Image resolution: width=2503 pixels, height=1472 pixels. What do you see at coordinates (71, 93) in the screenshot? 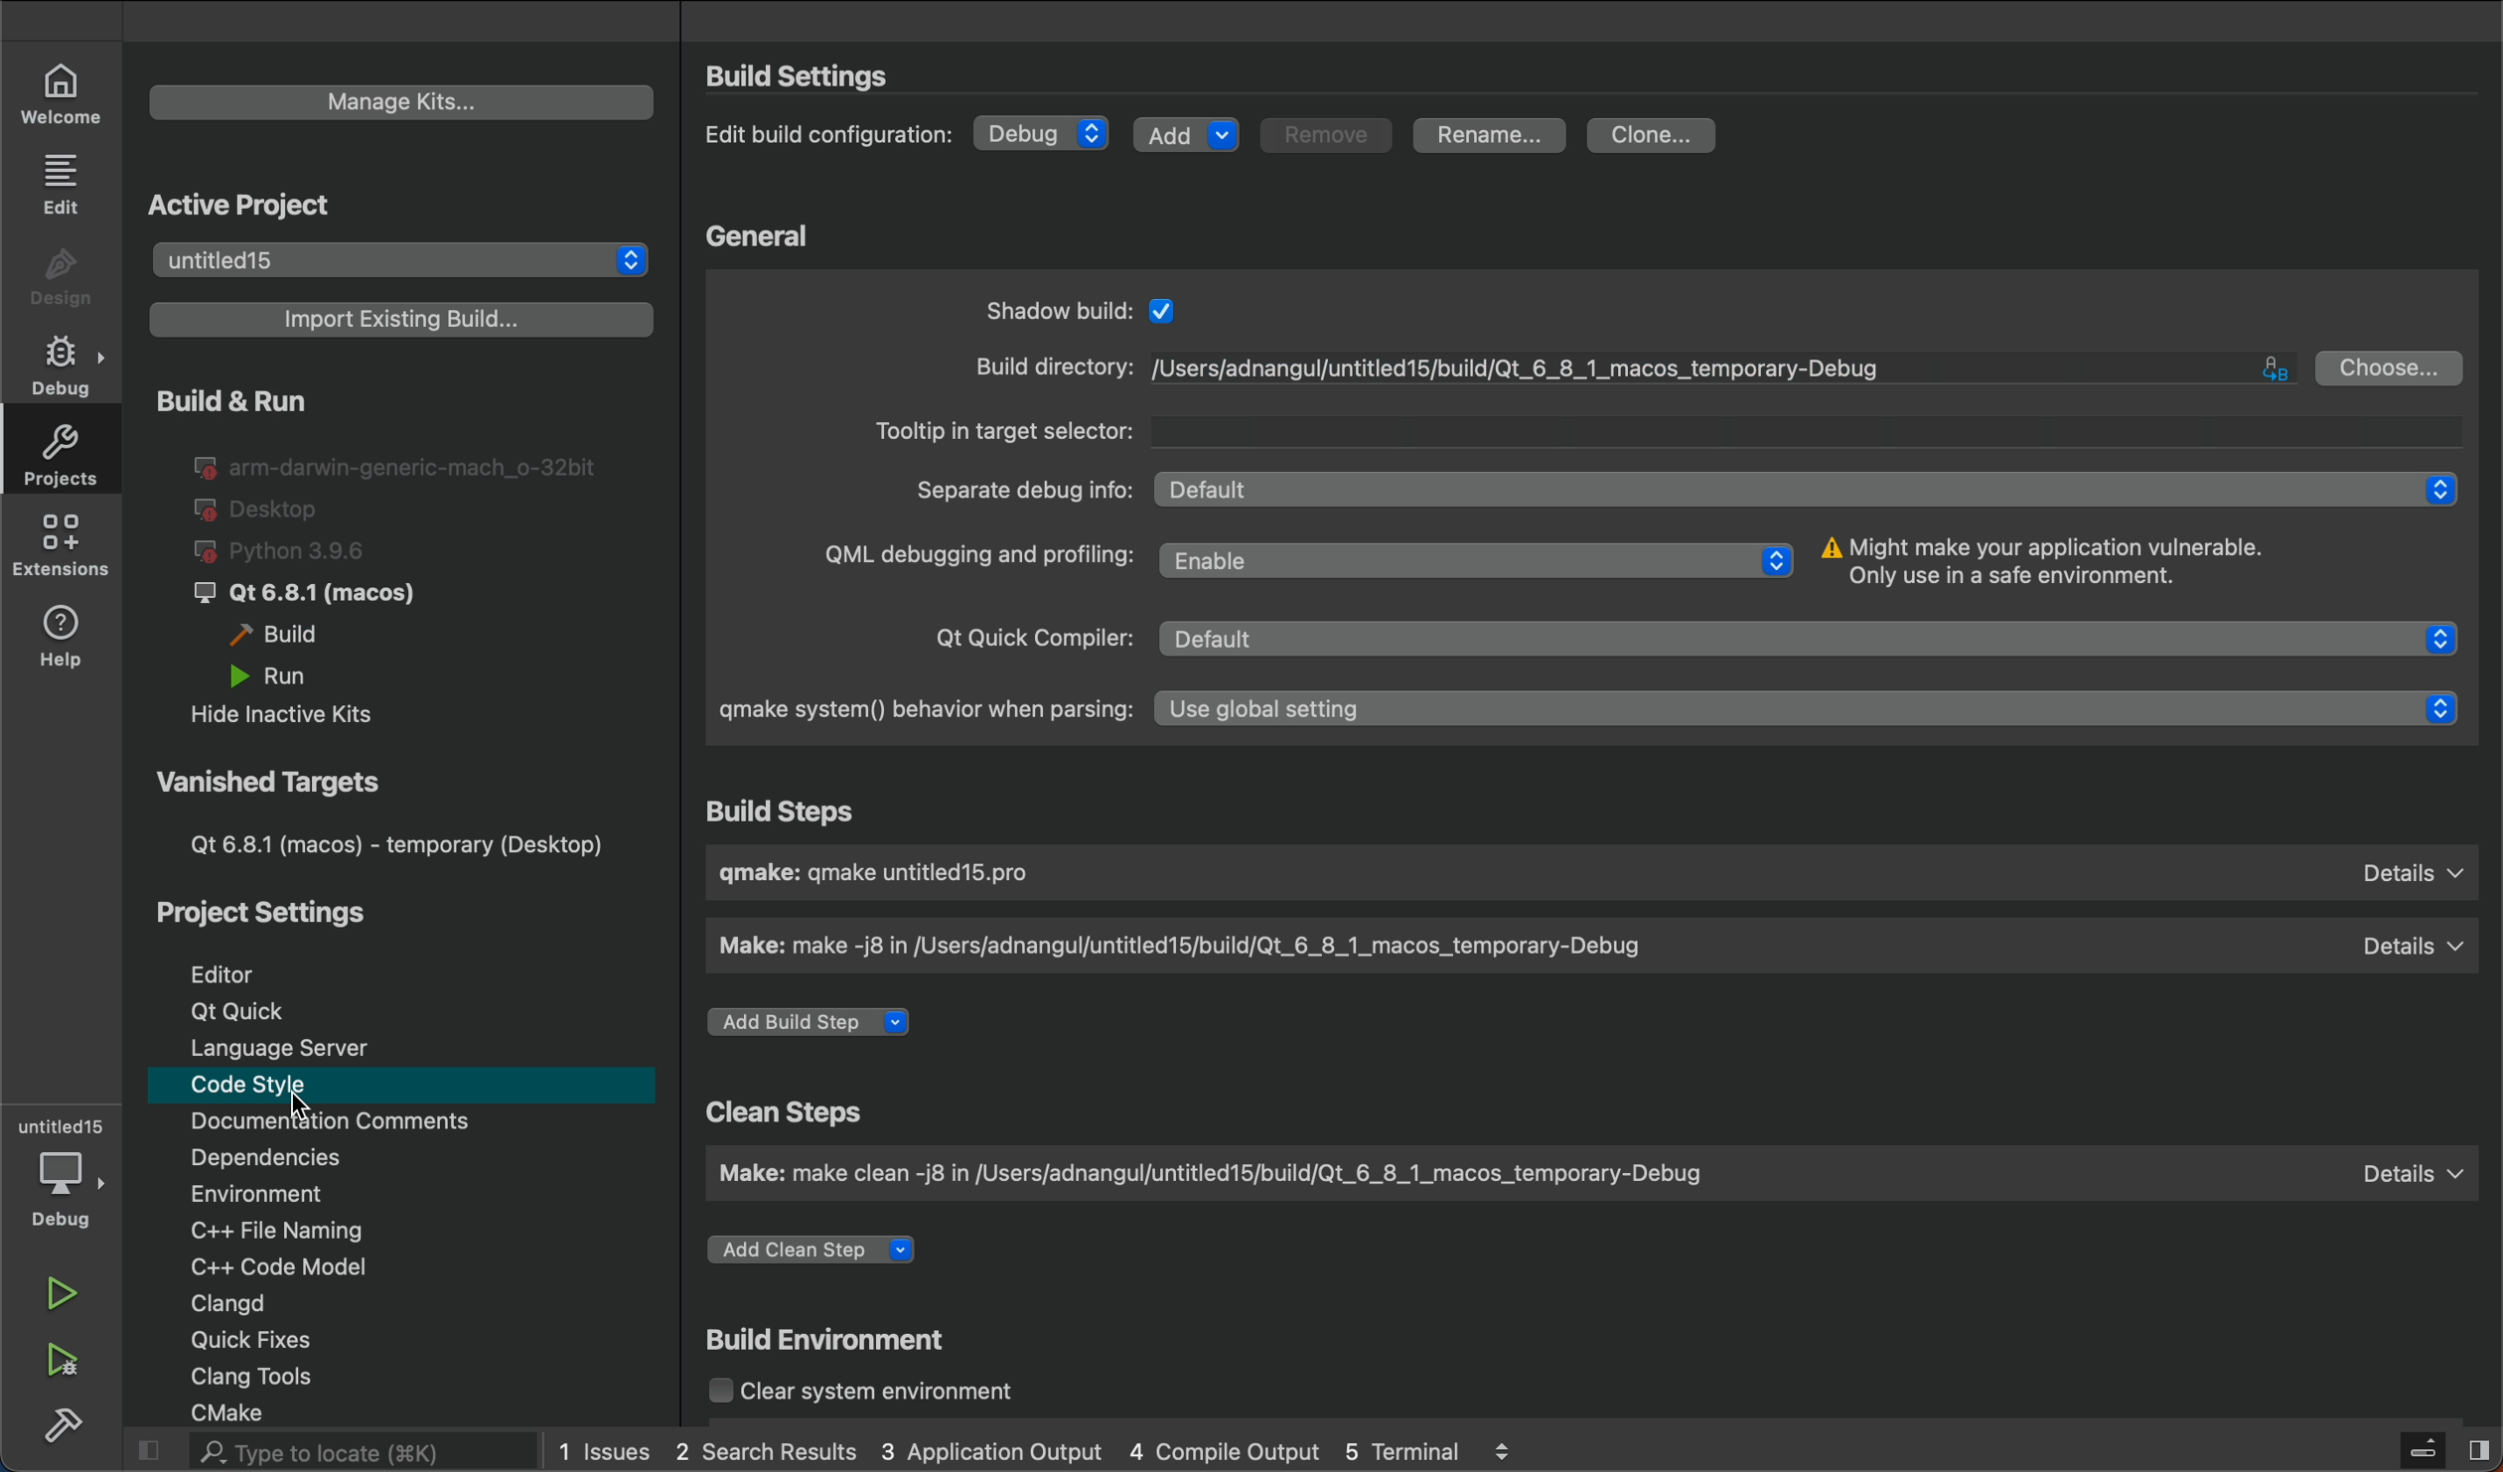
I see `welcome` at bounding box center [71, 93].